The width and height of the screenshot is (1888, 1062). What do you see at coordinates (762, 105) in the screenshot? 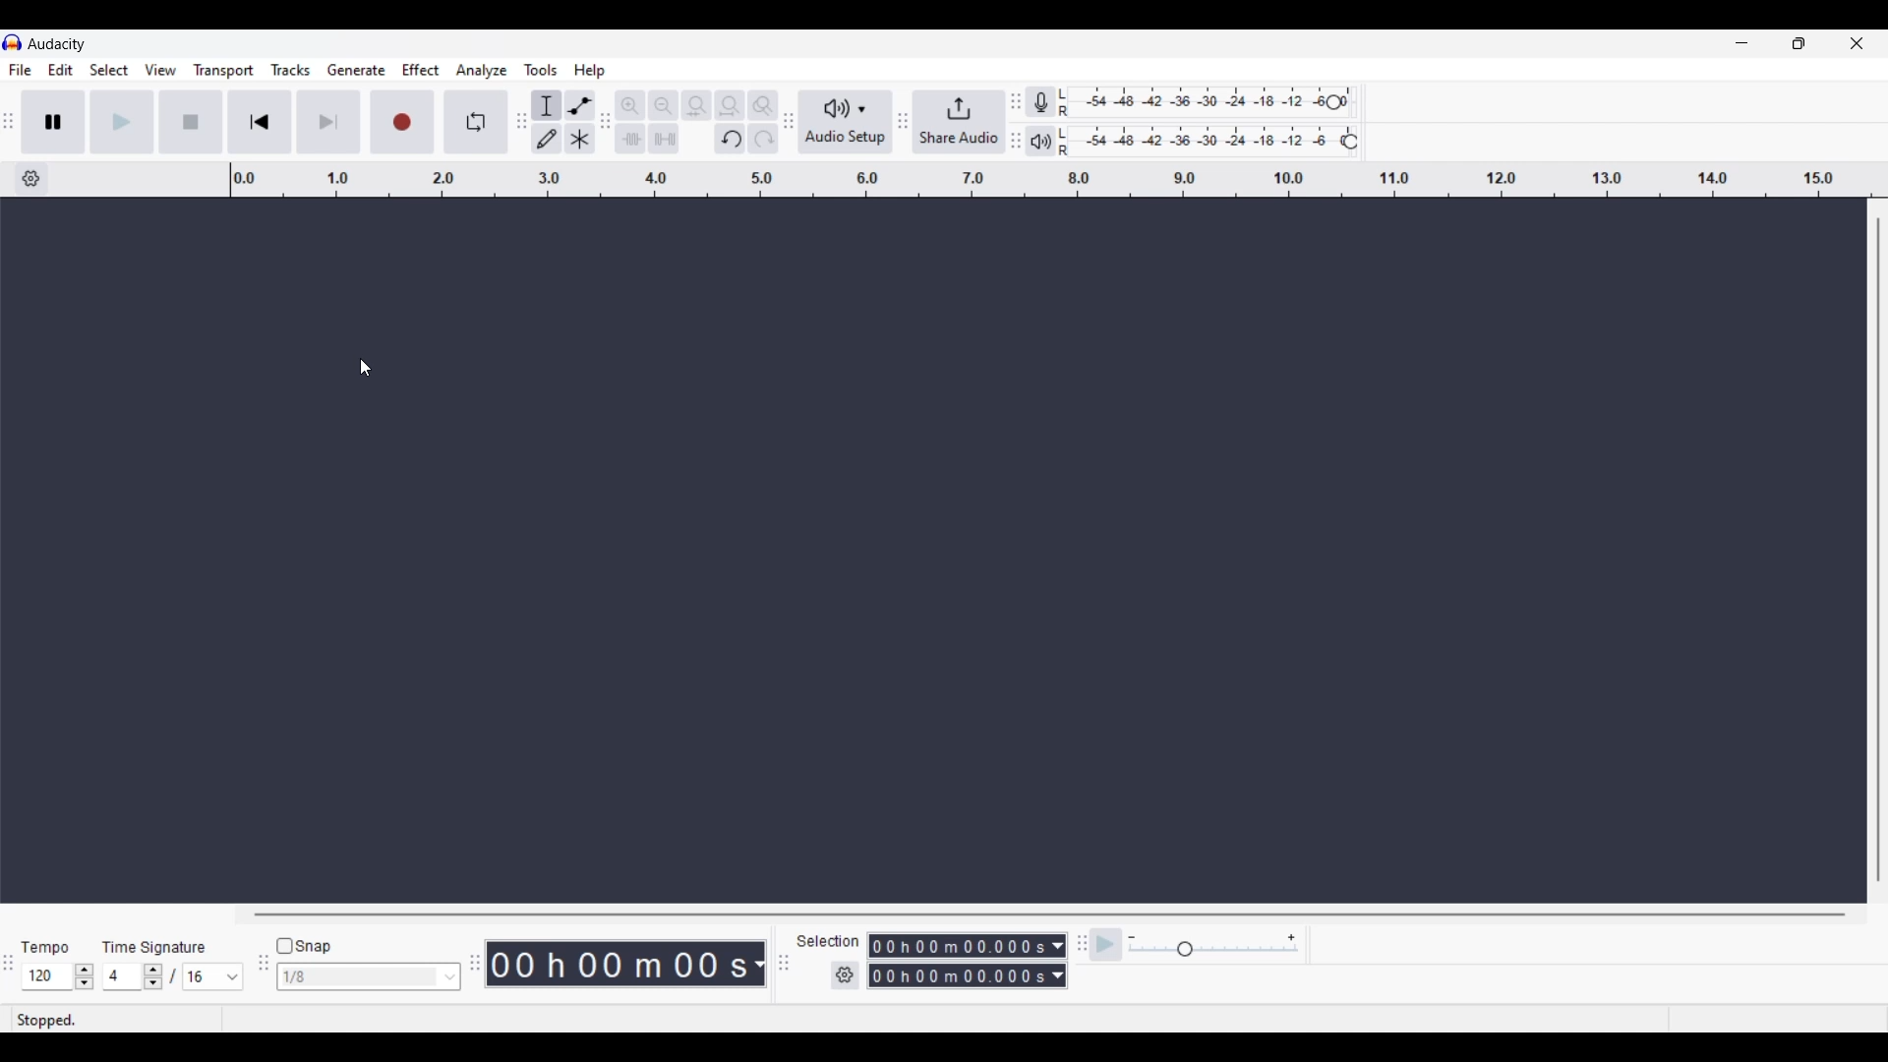
I see `Zoom toggle` at bounding box center [762, 105].